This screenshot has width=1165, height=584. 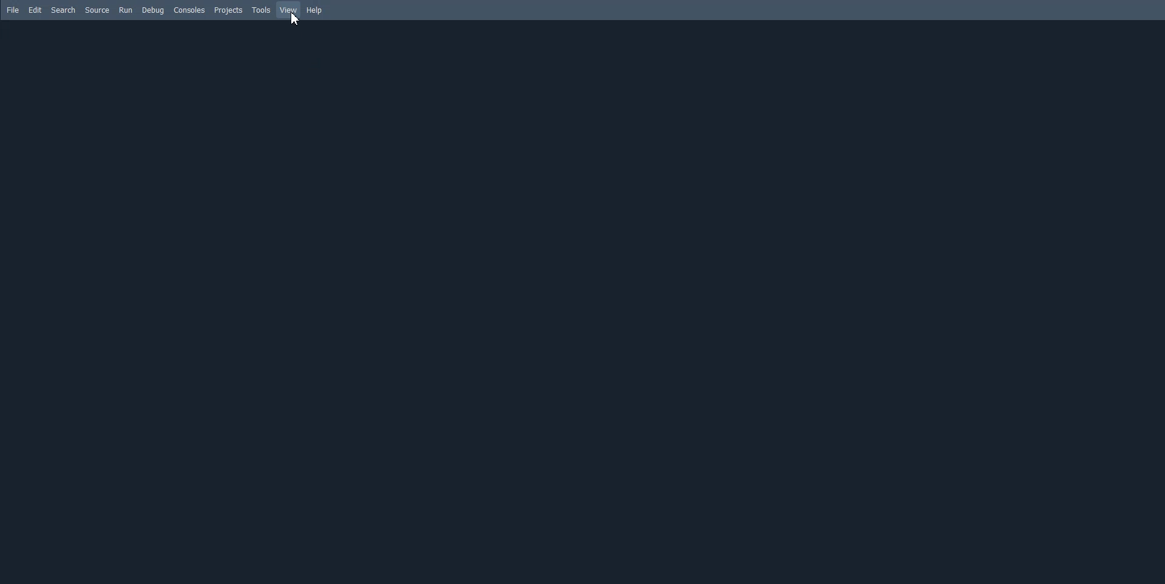 I want to click on Tools, so click(x=261, y=10).